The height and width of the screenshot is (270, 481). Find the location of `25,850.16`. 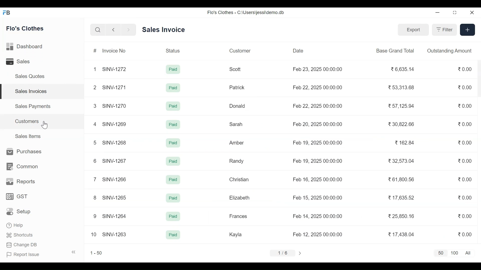

25,850.16 is located at coordinates (401, 216).